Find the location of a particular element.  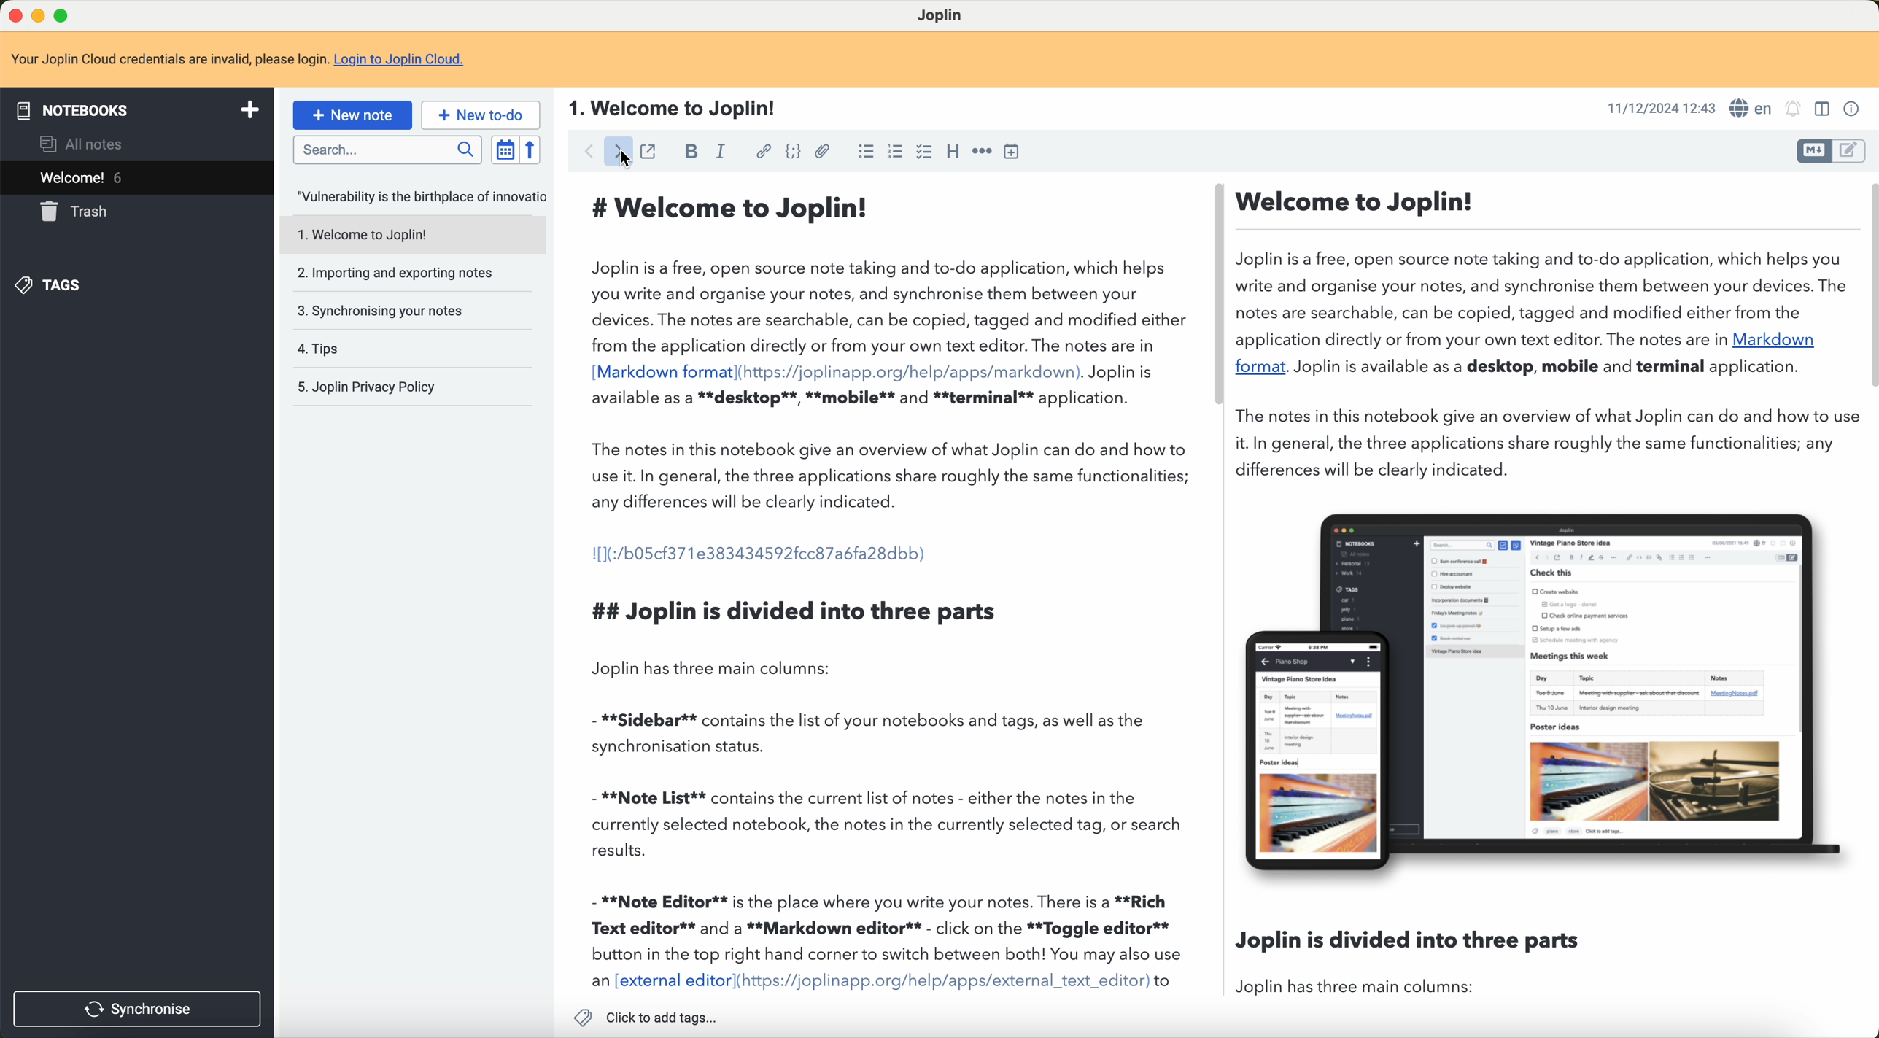

click on foward arrow is located at coordinates (618, 152).